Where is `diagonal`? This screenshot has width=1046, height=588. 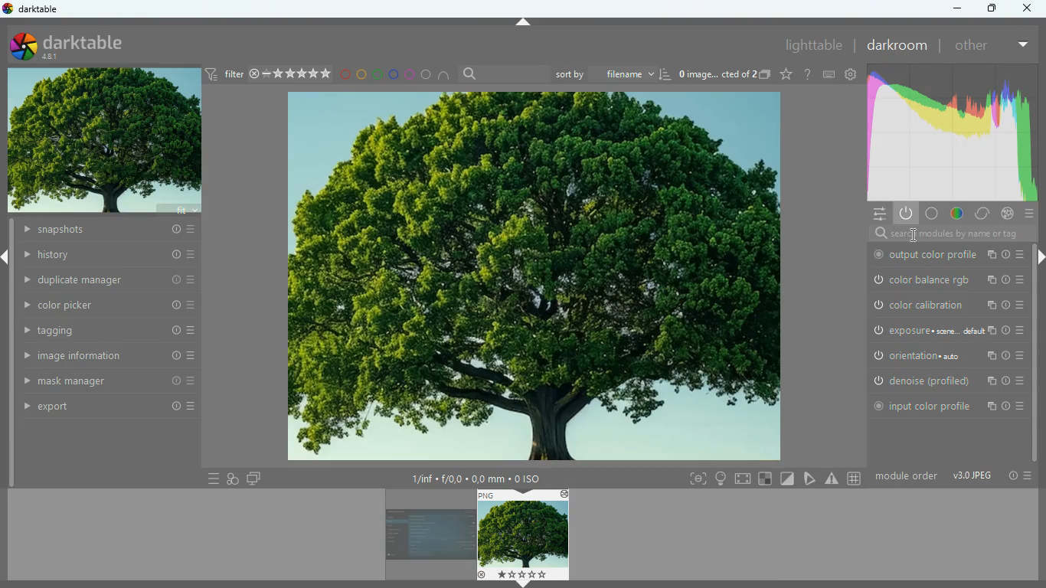
diagonal is located at coordinates (787, 479).